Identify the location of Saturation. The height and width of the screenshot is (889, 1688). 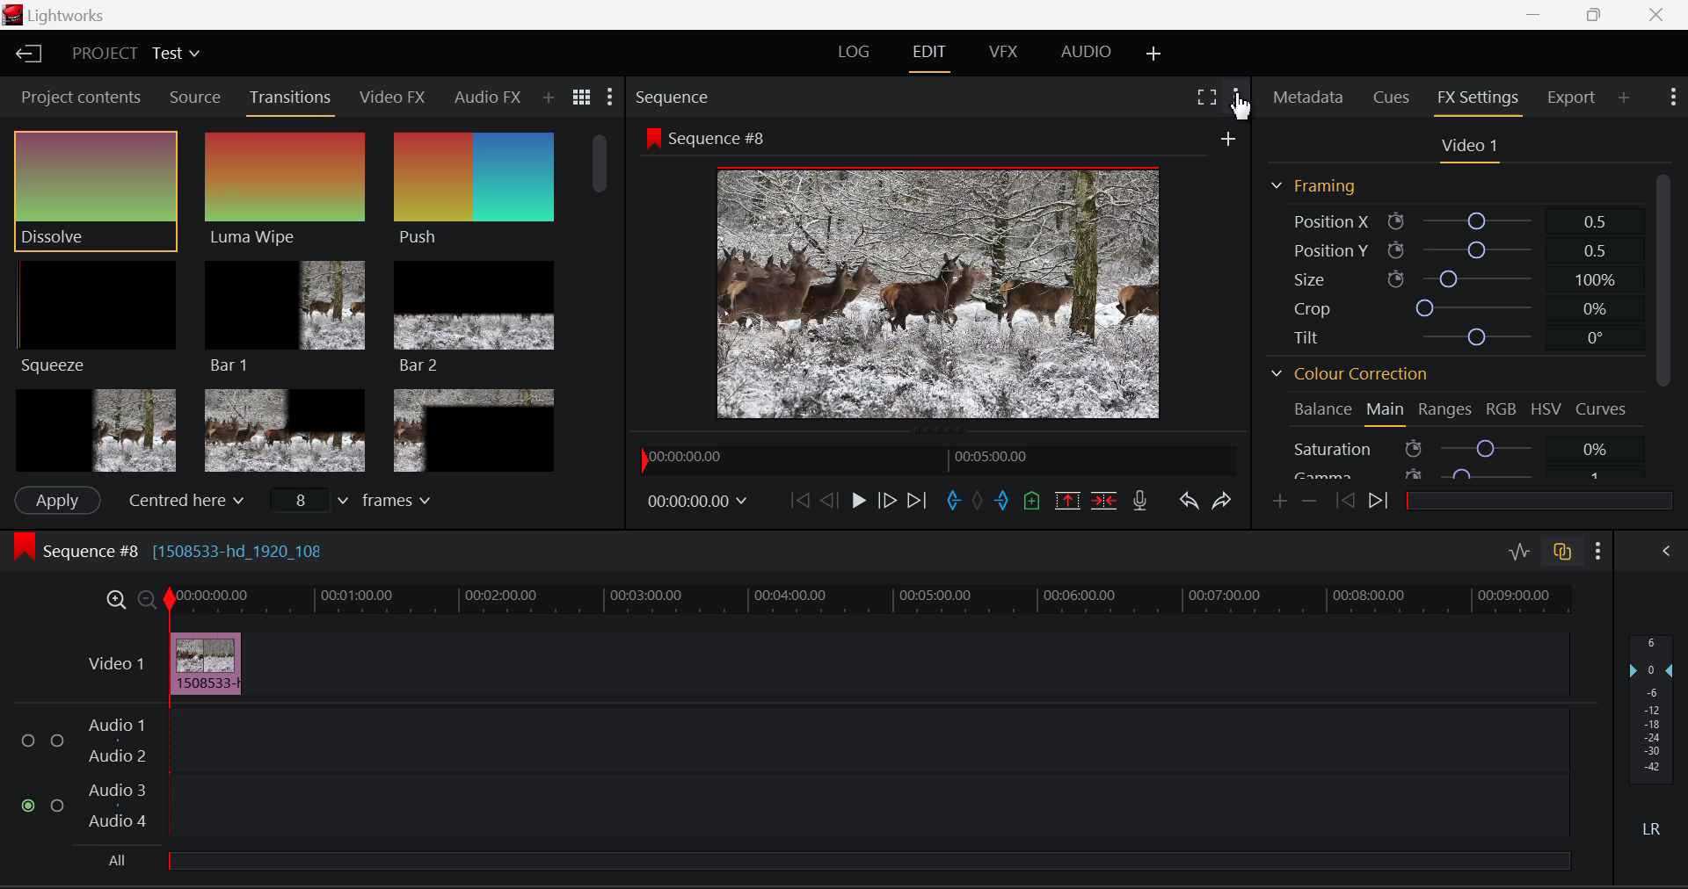
(1454, 448).